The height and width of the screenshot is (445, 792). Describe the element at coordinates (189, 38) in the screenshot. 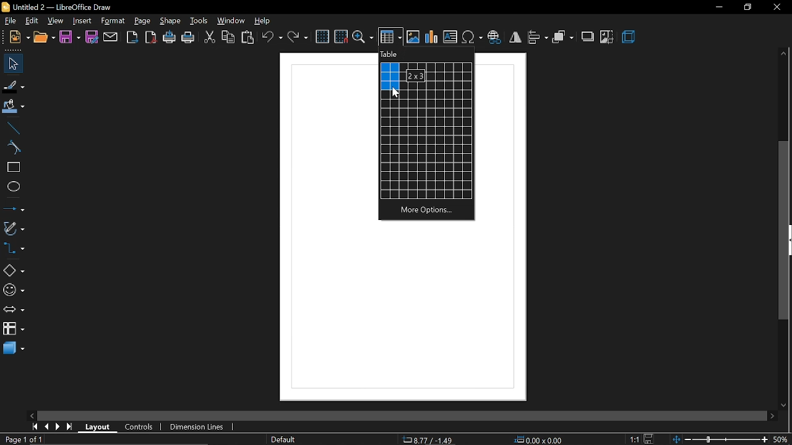

I see `print` at that location.